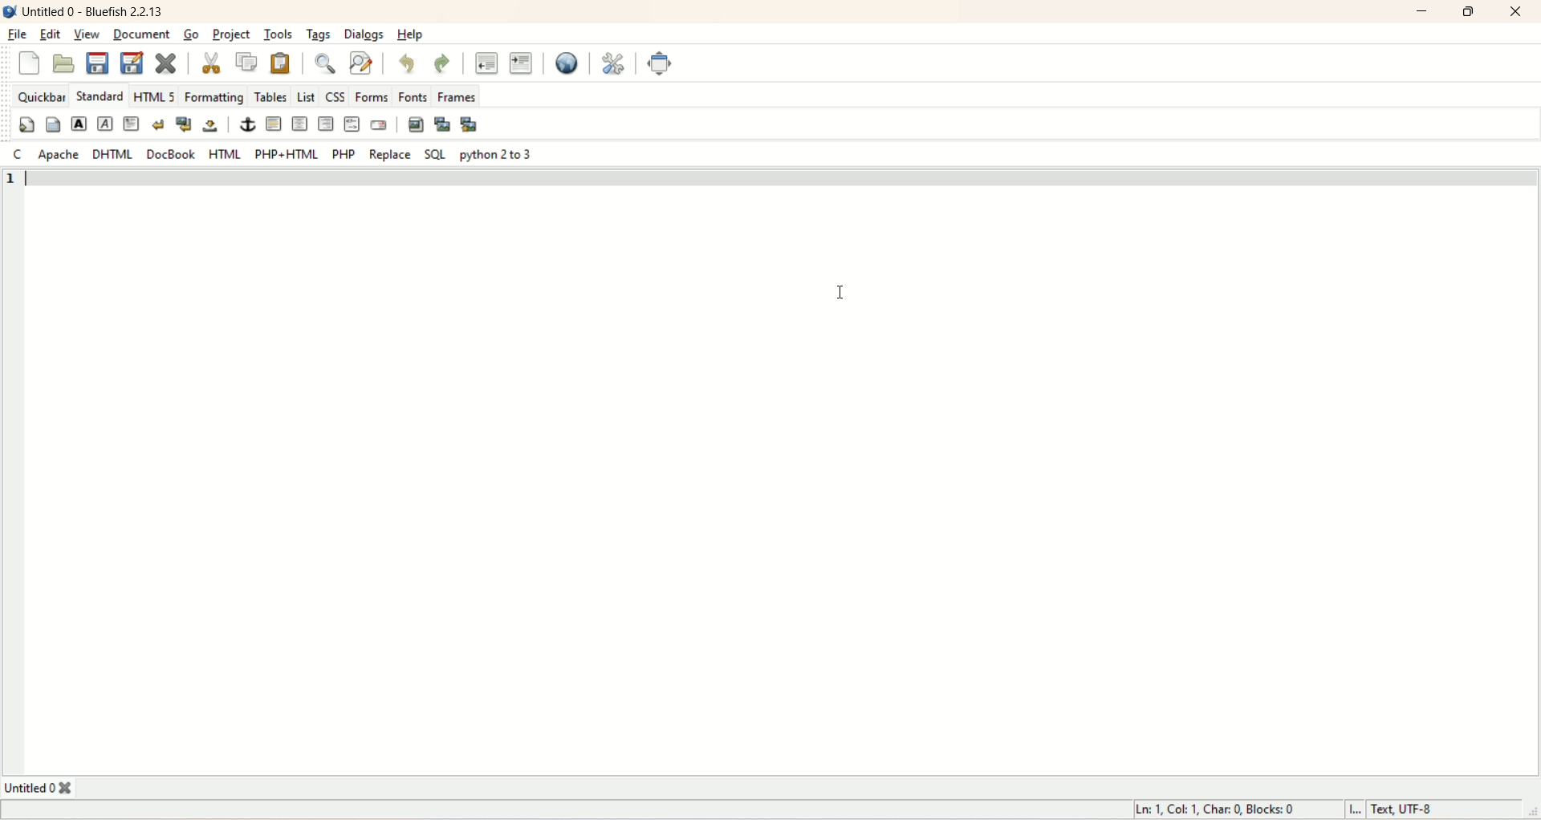 The width and height of the screenshot is (1541, 820). I want to click on email, so click(380, 126).